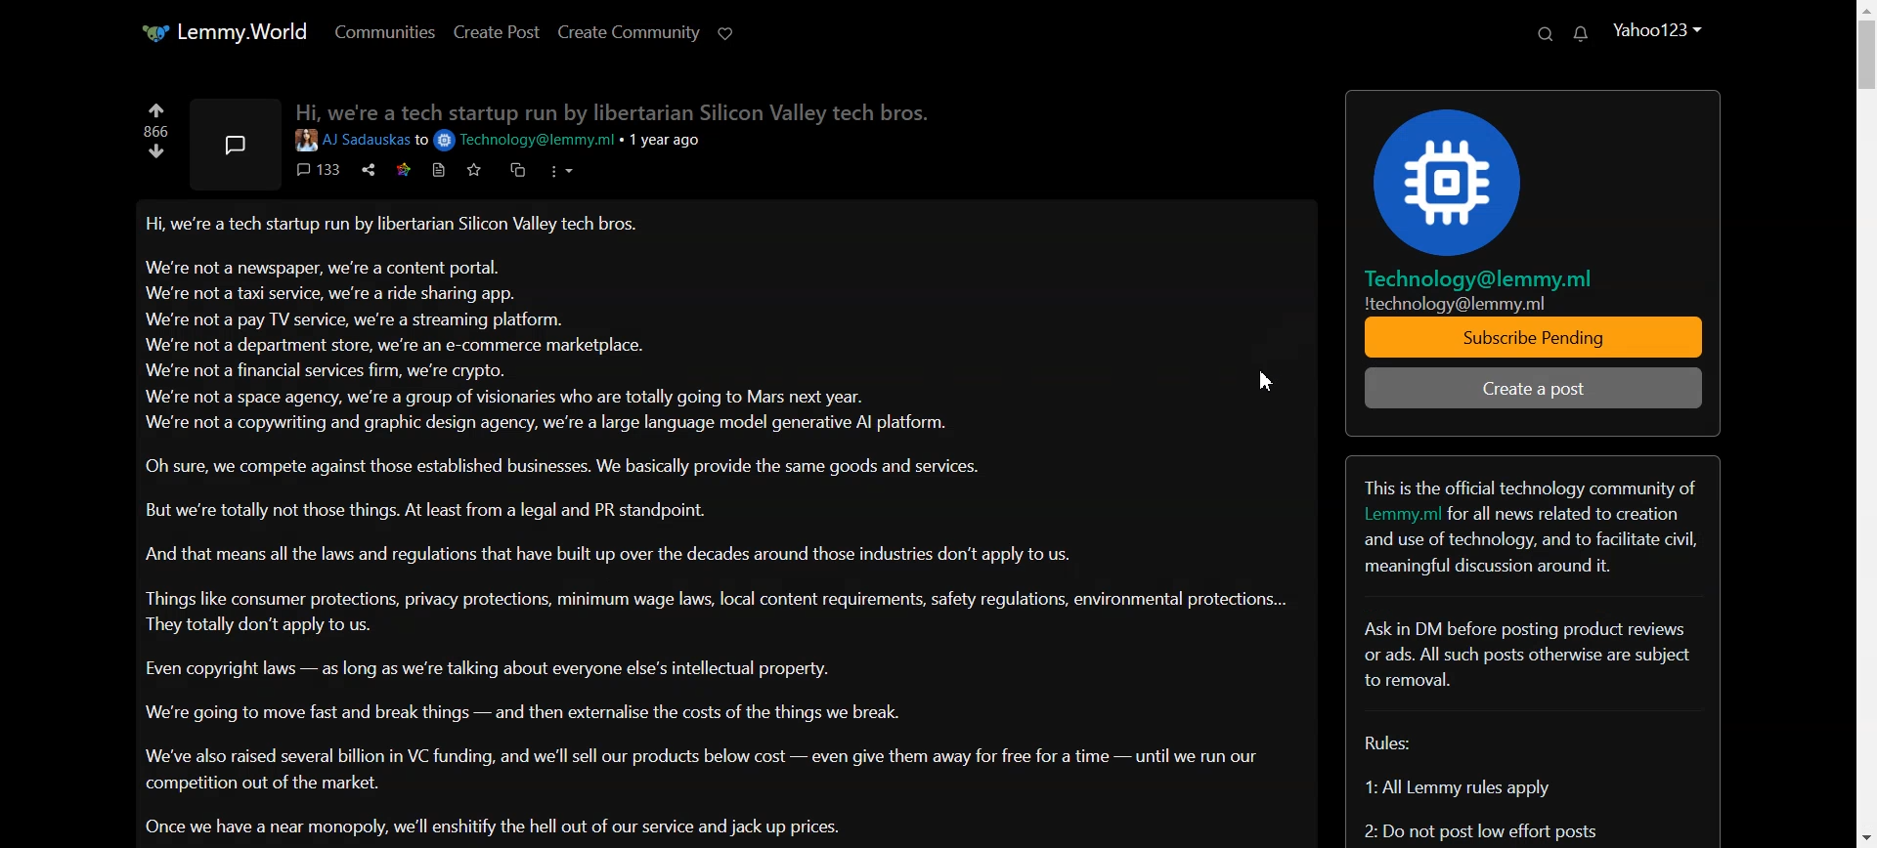 This screenshot has width=1877, height=848. What do you see at coordinates (438, 170) in the screenshot?
I see `View Source` at bounding box center [438, 170].